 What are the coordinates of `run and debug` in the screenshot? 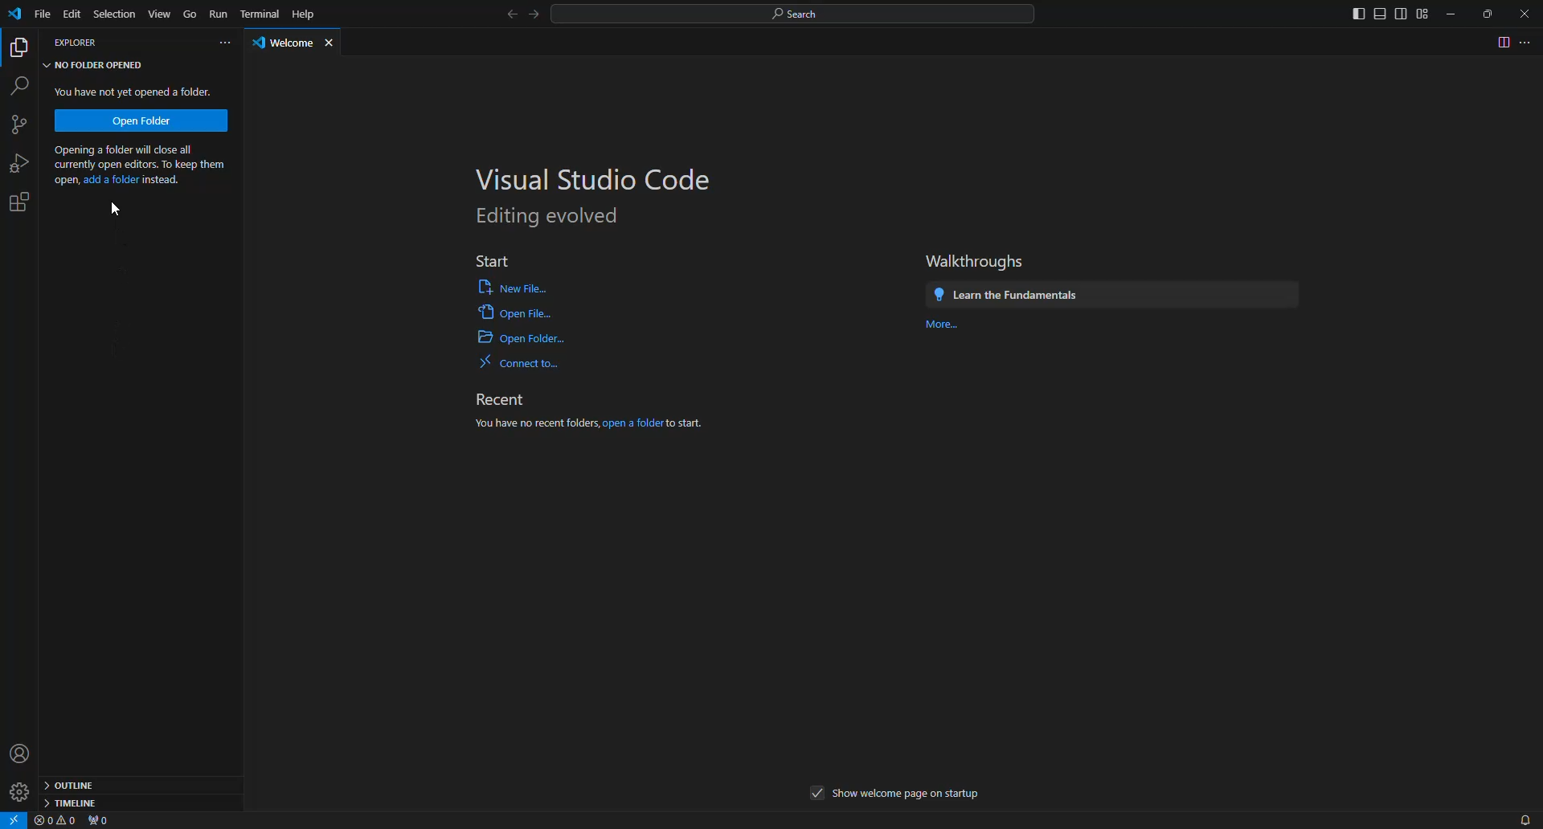 It's located at (23, 163).